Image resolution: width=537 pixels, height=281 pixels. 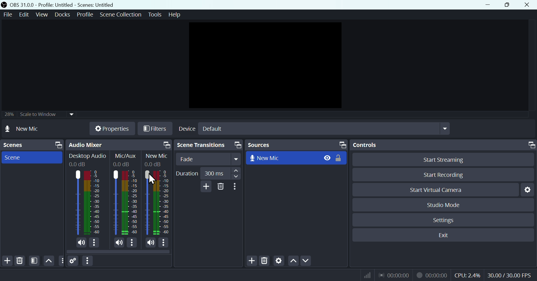 What do you see at coordinates (117, 243) in the screenshot?
I see `(un)mute` at bounding box center [117, 243].